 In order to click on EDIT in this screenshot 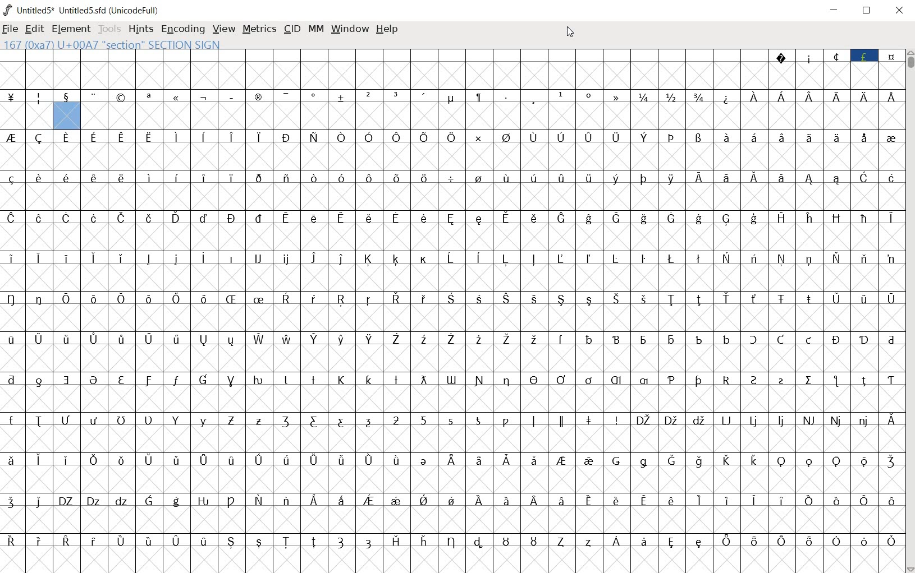, I will do `click(34, 30)`.